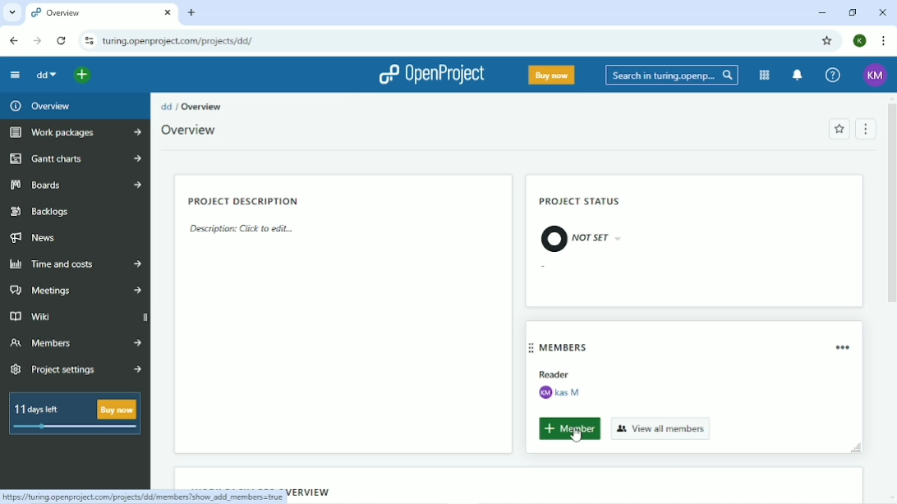 The width and height of the screenshot is (897, 504). What do you see at coordinates (11, 13) in the screenshot?
I see `Search tabs` at bounding box center [11, 13].